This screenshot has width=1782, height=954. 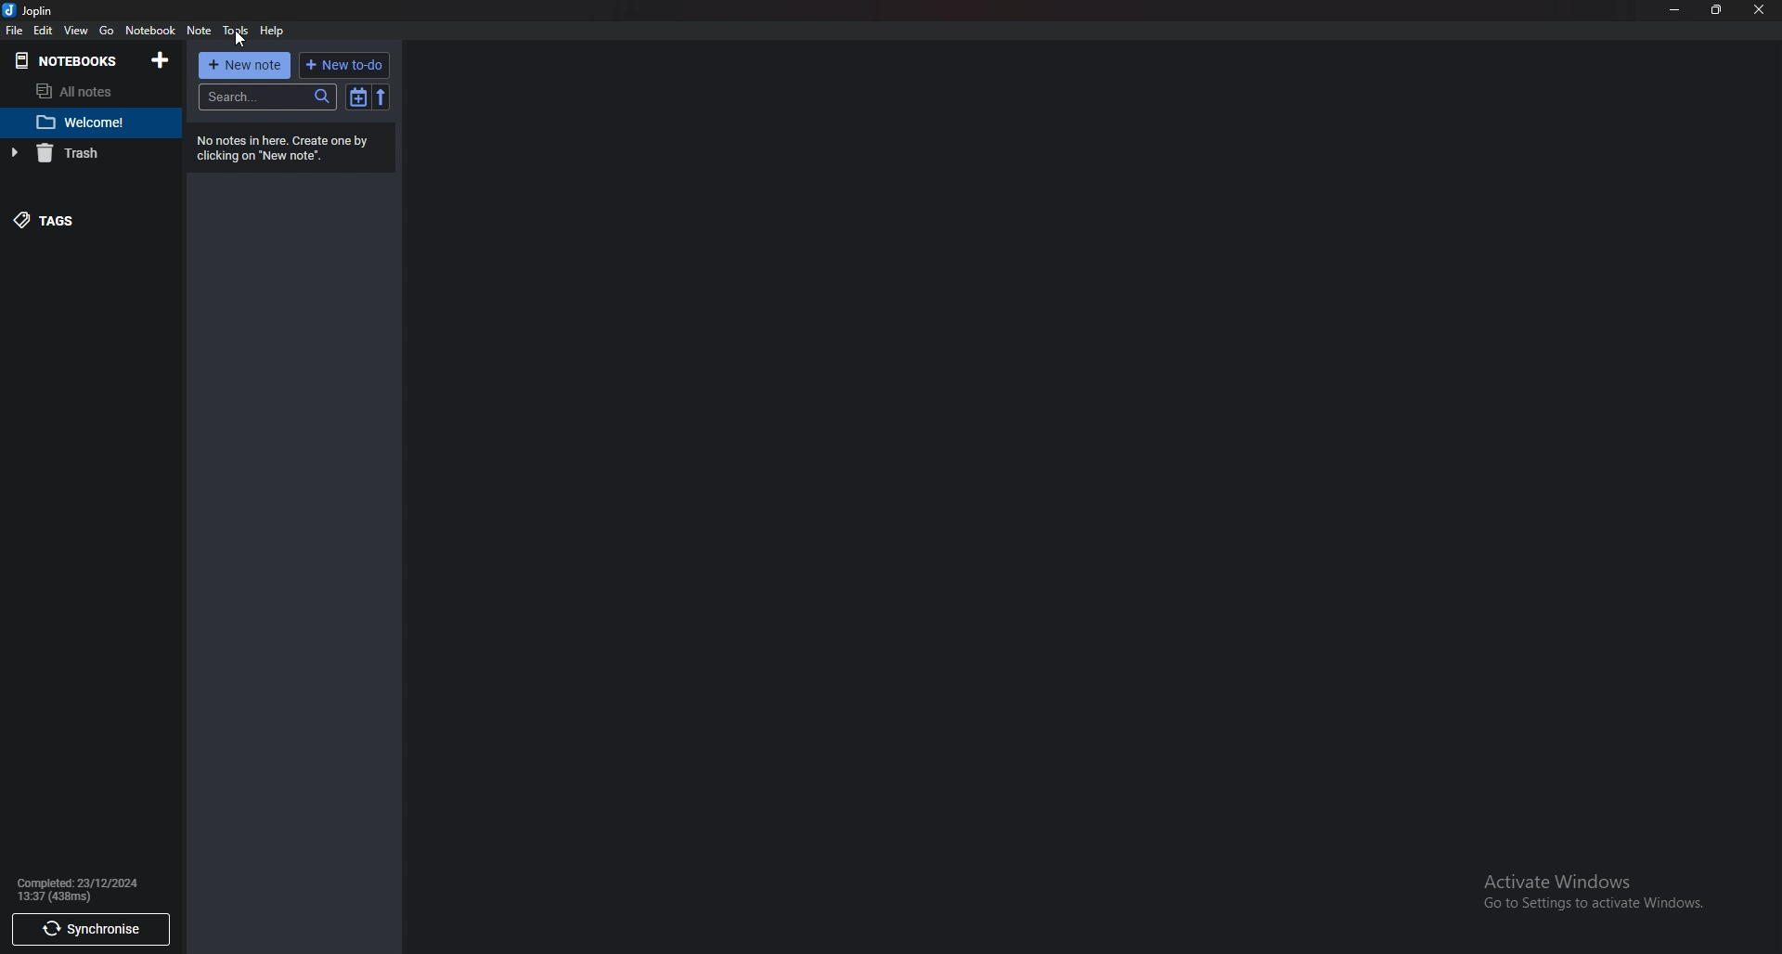 I want to click on help, so click(x=271, y=32).